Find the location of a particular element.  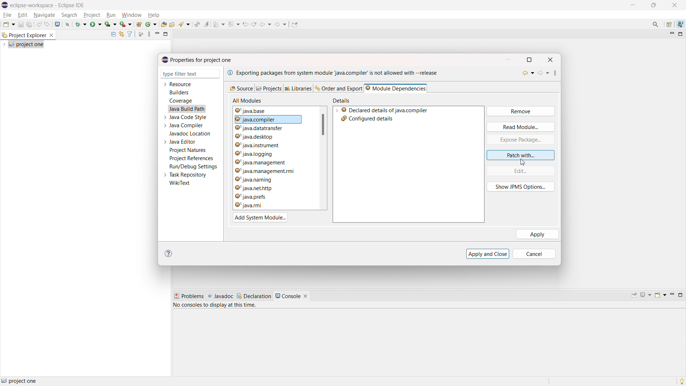

expand java code style is located at coordinates (165, 117).